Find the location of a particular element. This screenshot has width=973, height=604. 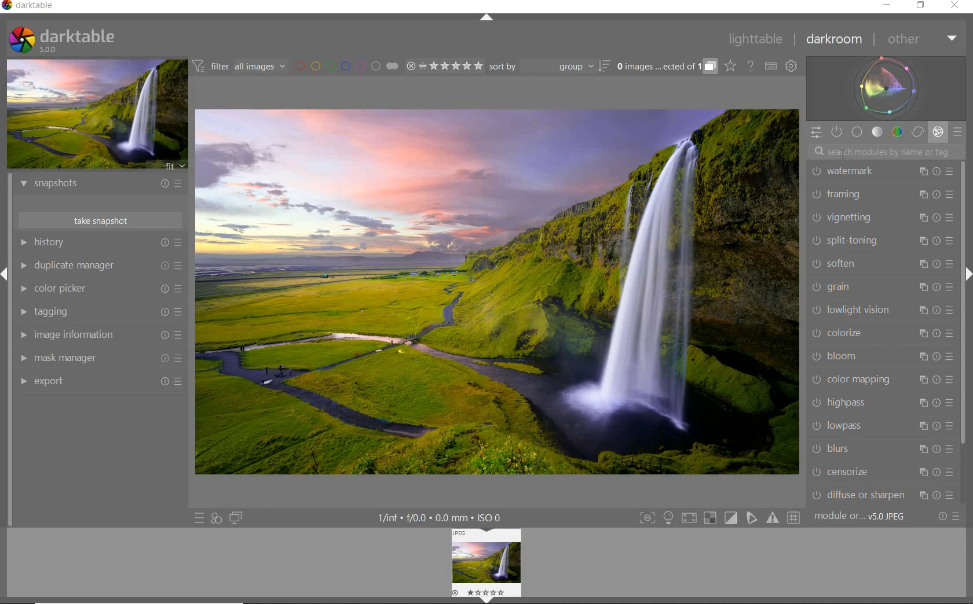

darkroom is located at coordinates (835, 40).